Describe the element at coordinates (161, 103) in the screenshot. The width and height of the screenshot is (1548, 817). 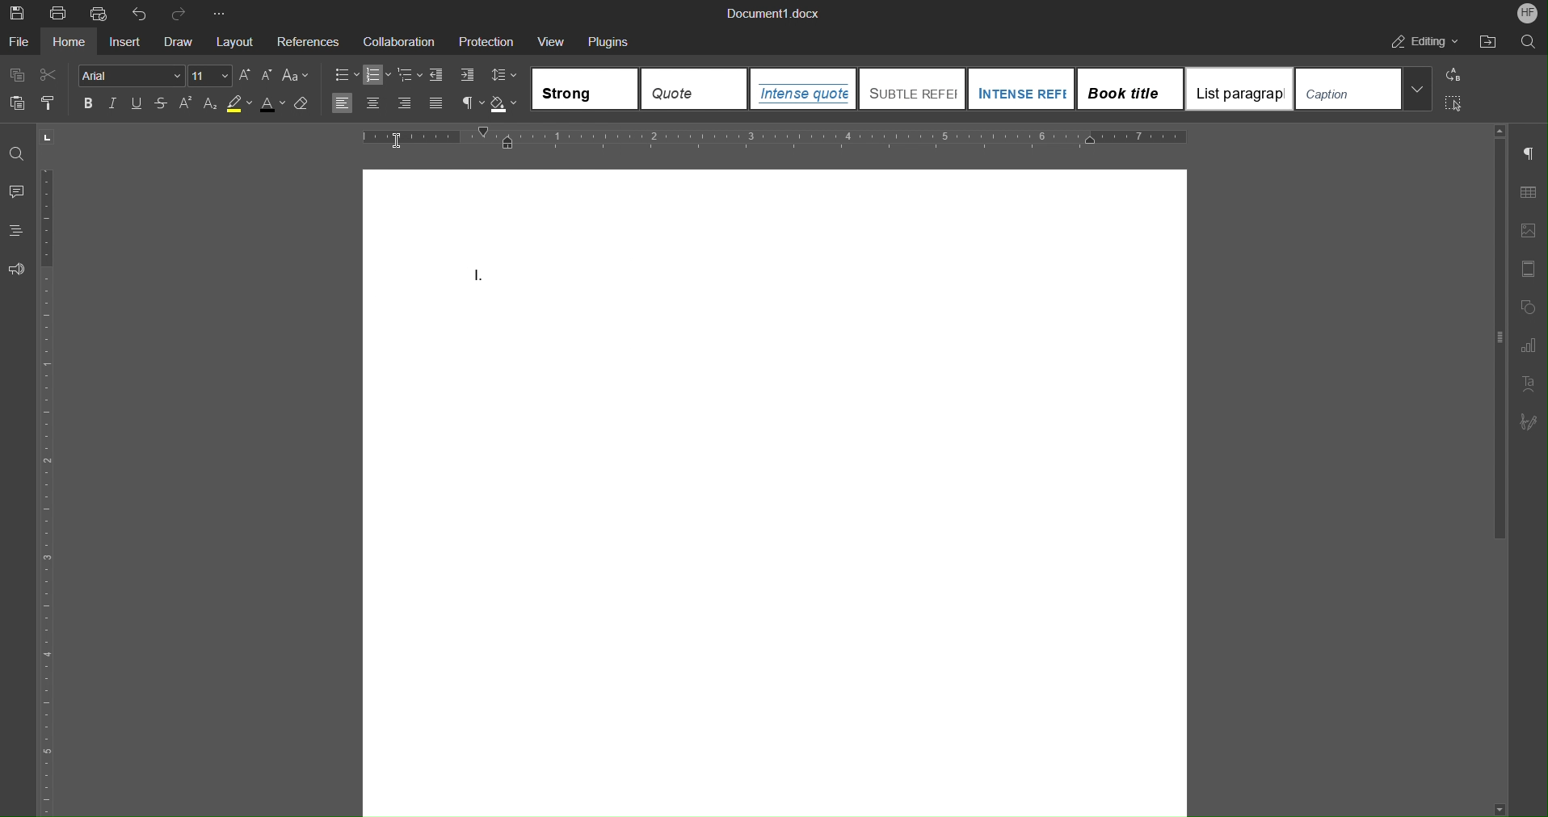
I see `Strikethrough` at that location.